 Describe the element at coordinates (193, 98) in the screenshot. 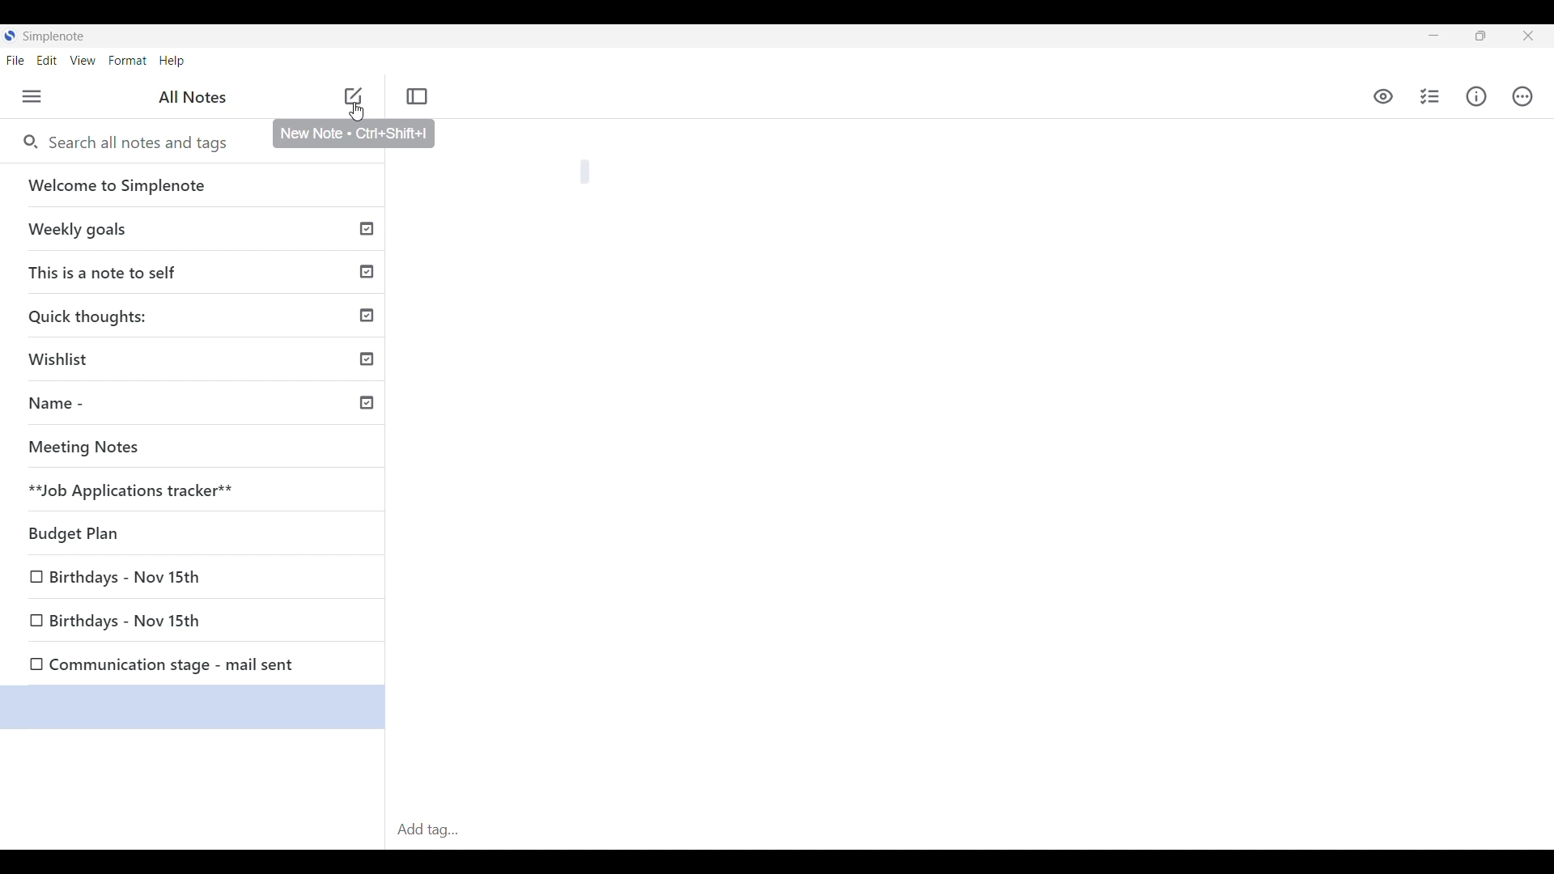

I see `All Notes` at that location.